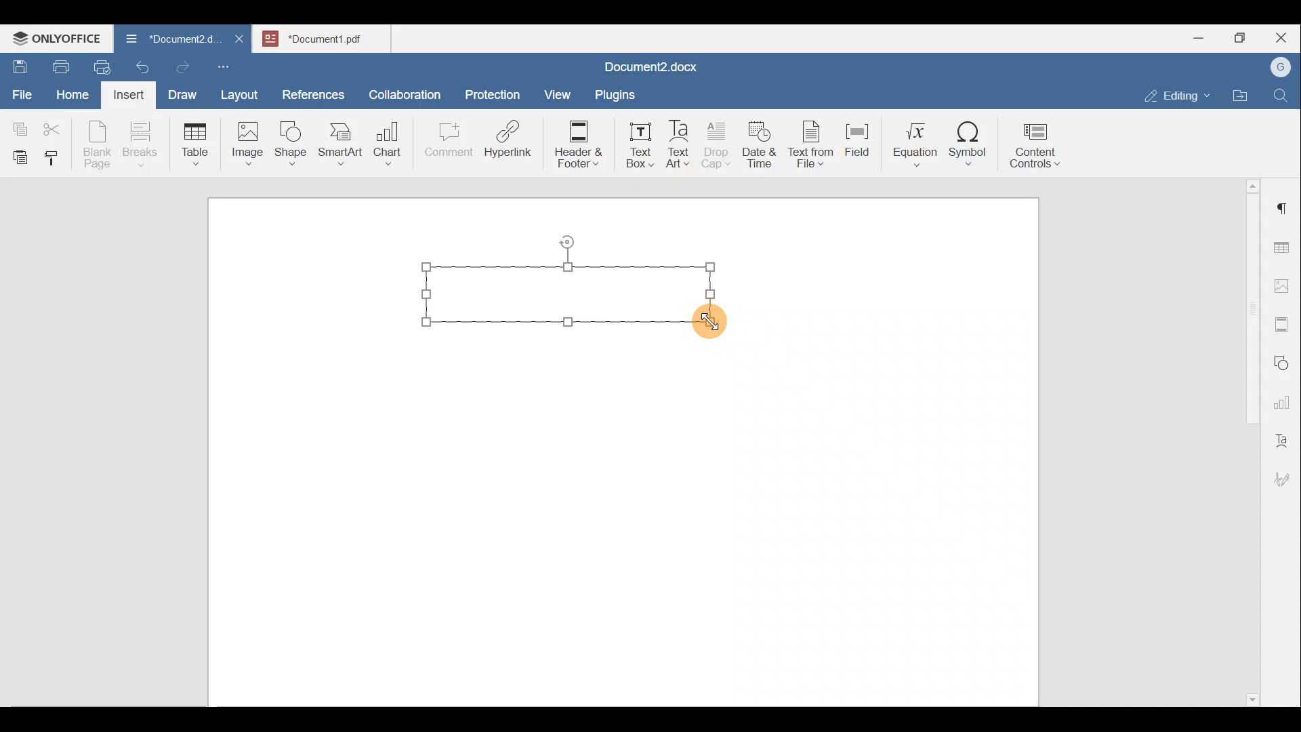  Describe the element at coordinates (329, 37) in the screenshot. I see `Document name` at that location.